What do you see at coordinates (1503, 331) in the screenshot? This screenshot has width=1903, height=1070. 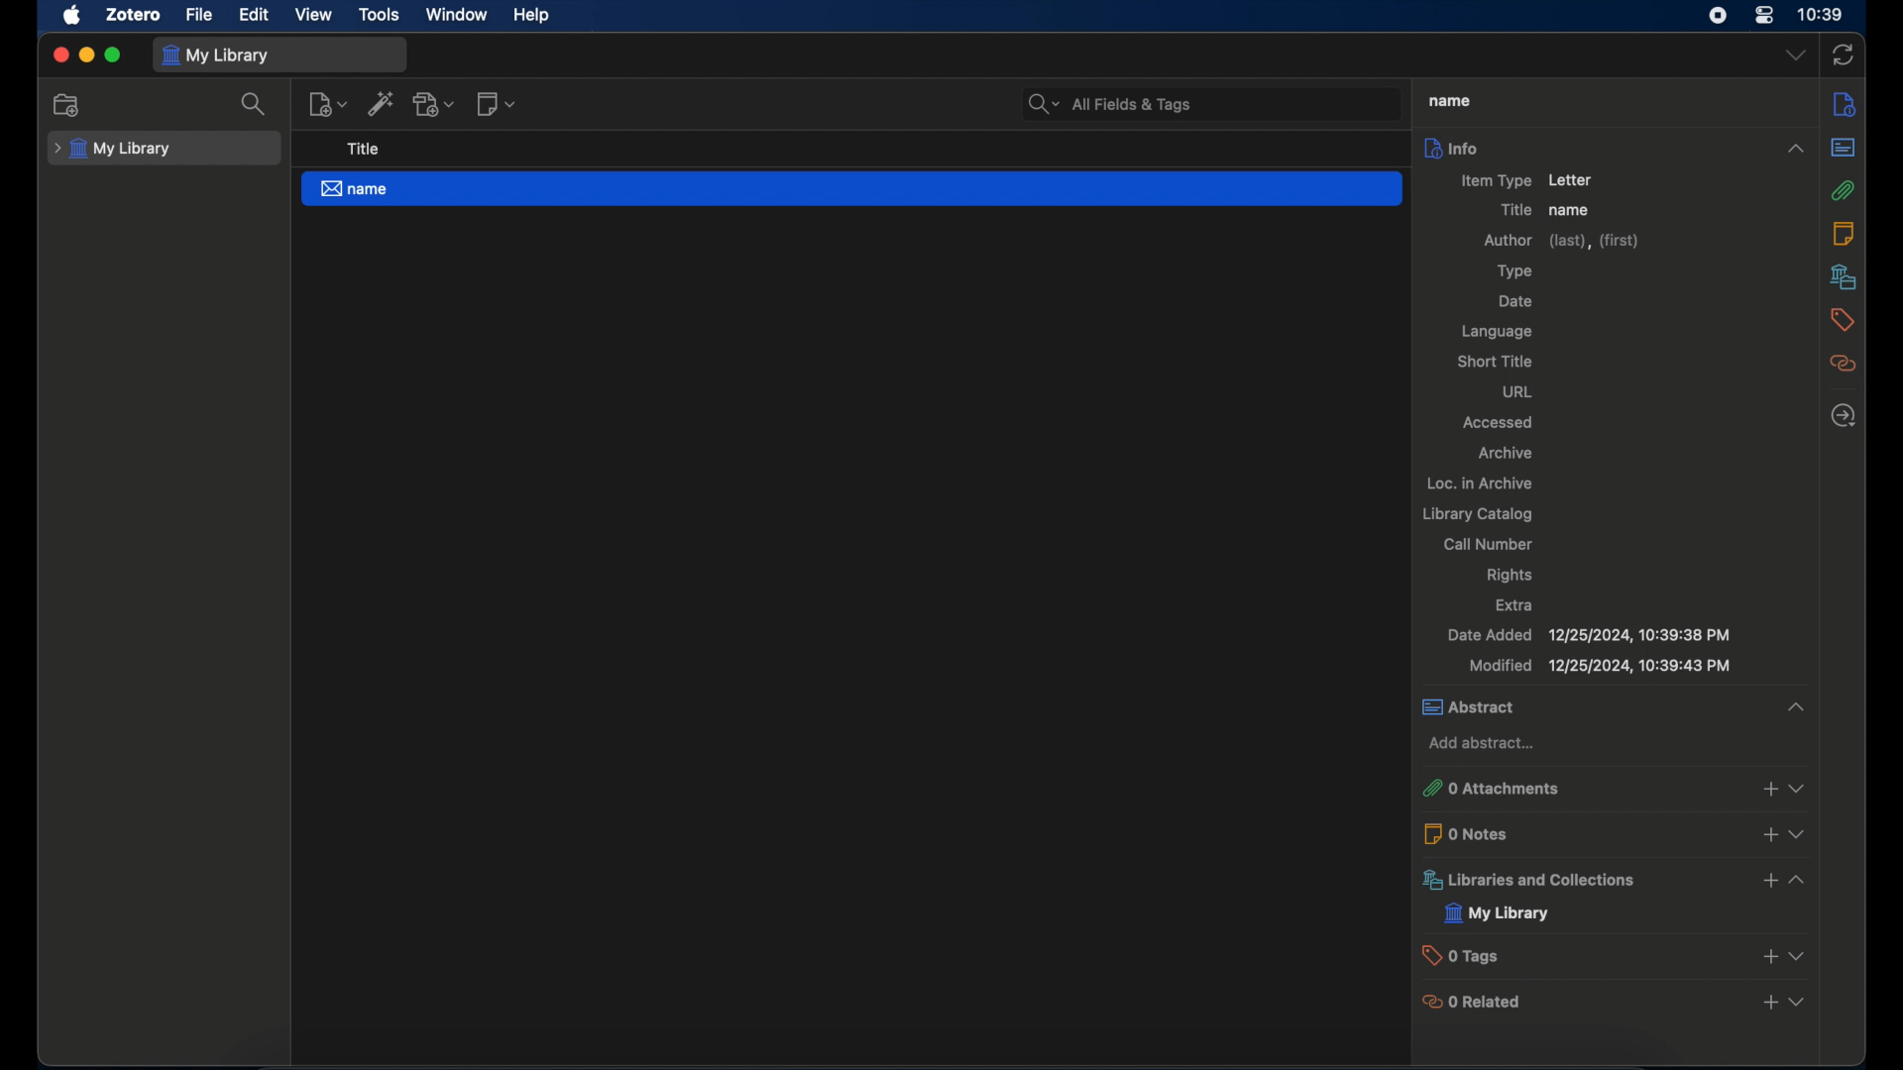 I see `language` at bounding box center [1503, 331].